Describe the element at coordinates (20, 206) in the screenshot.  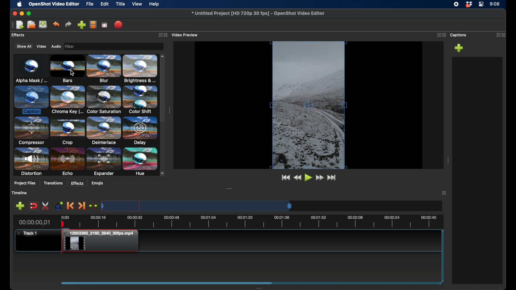
I see `add marker` at that location.